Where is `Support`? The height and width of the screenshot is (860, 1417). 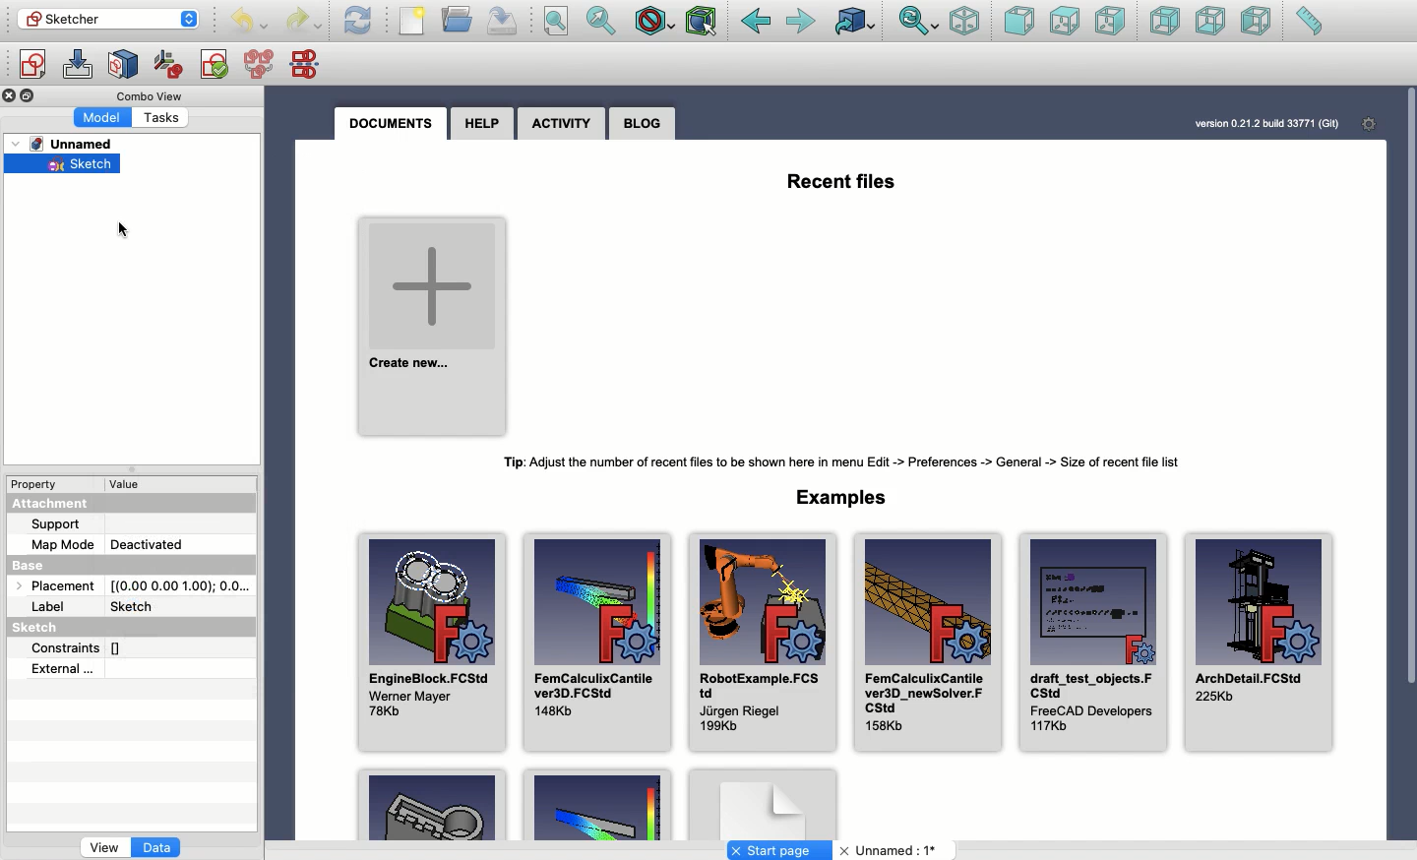
Support is located at coordinates (65, 524).